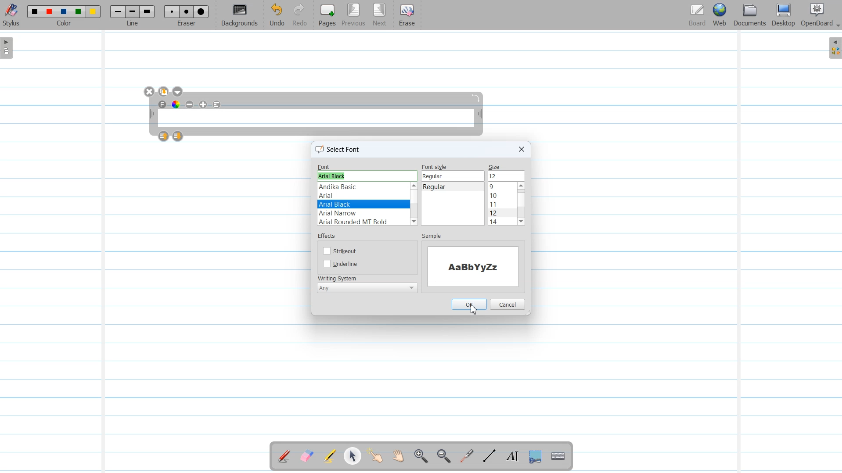 Image resolution: width=842 pixels, height=473 pixels. I want to click on OK, so click(469, 304).